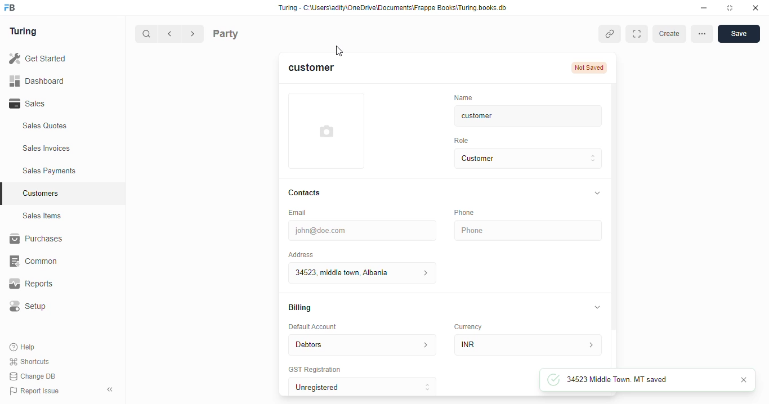  What do you see at coordinates (462, 97) in the screenshot?
I see `‘Name` at bounding box center [462, 97].